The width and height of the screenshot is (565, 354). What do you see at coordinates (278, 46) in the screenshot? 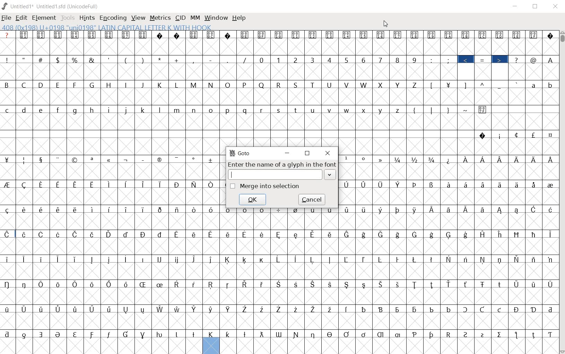
I see `empty glyph slots` at bounding box center [278, 46].